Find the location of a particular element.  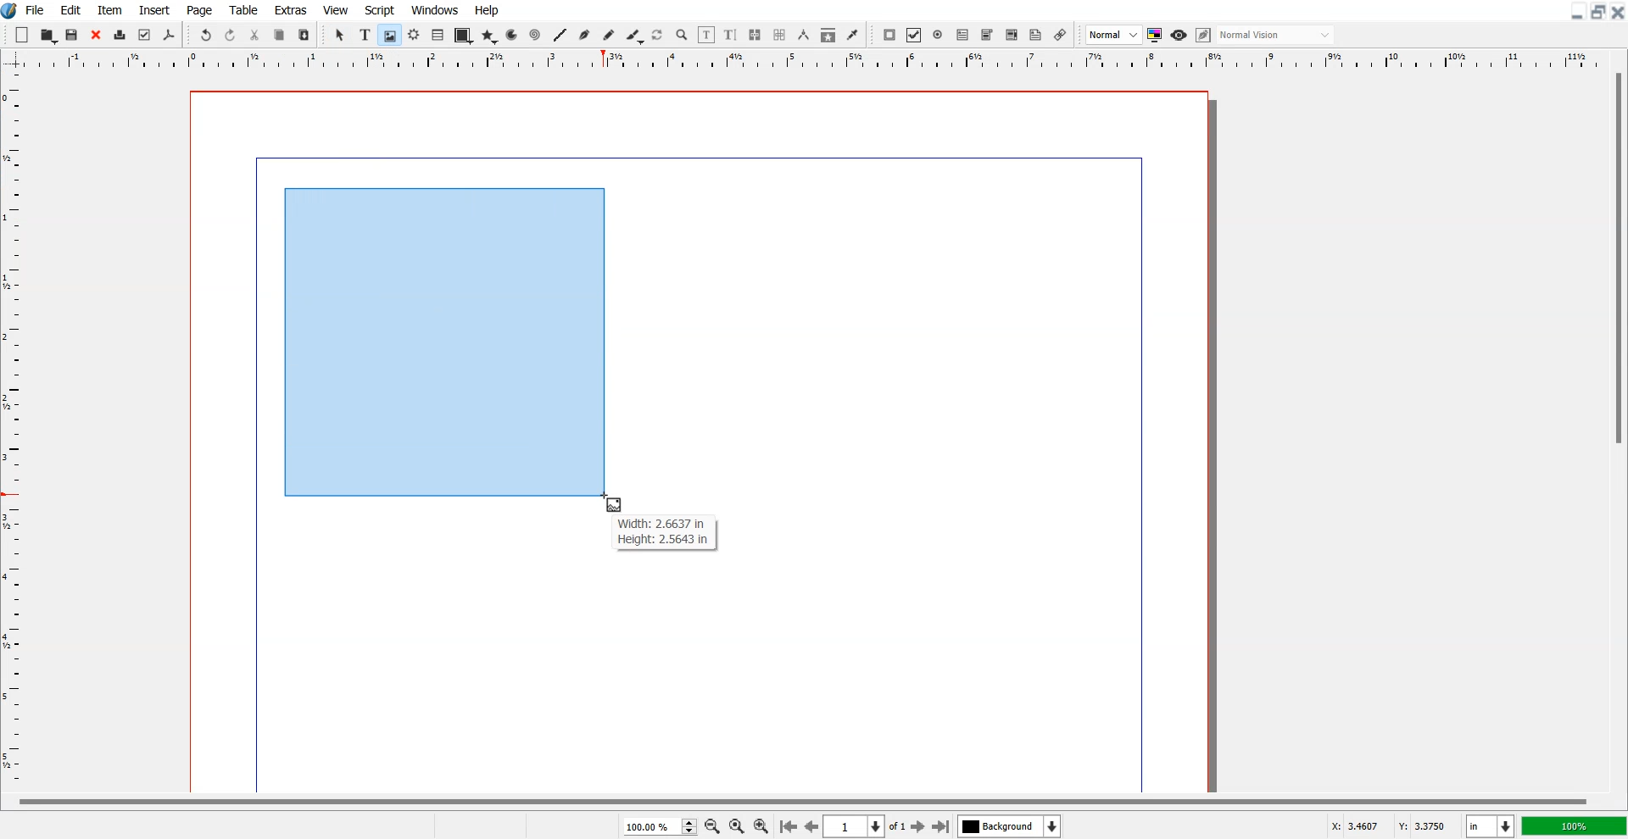

Page is located at coordinates (201, 9).